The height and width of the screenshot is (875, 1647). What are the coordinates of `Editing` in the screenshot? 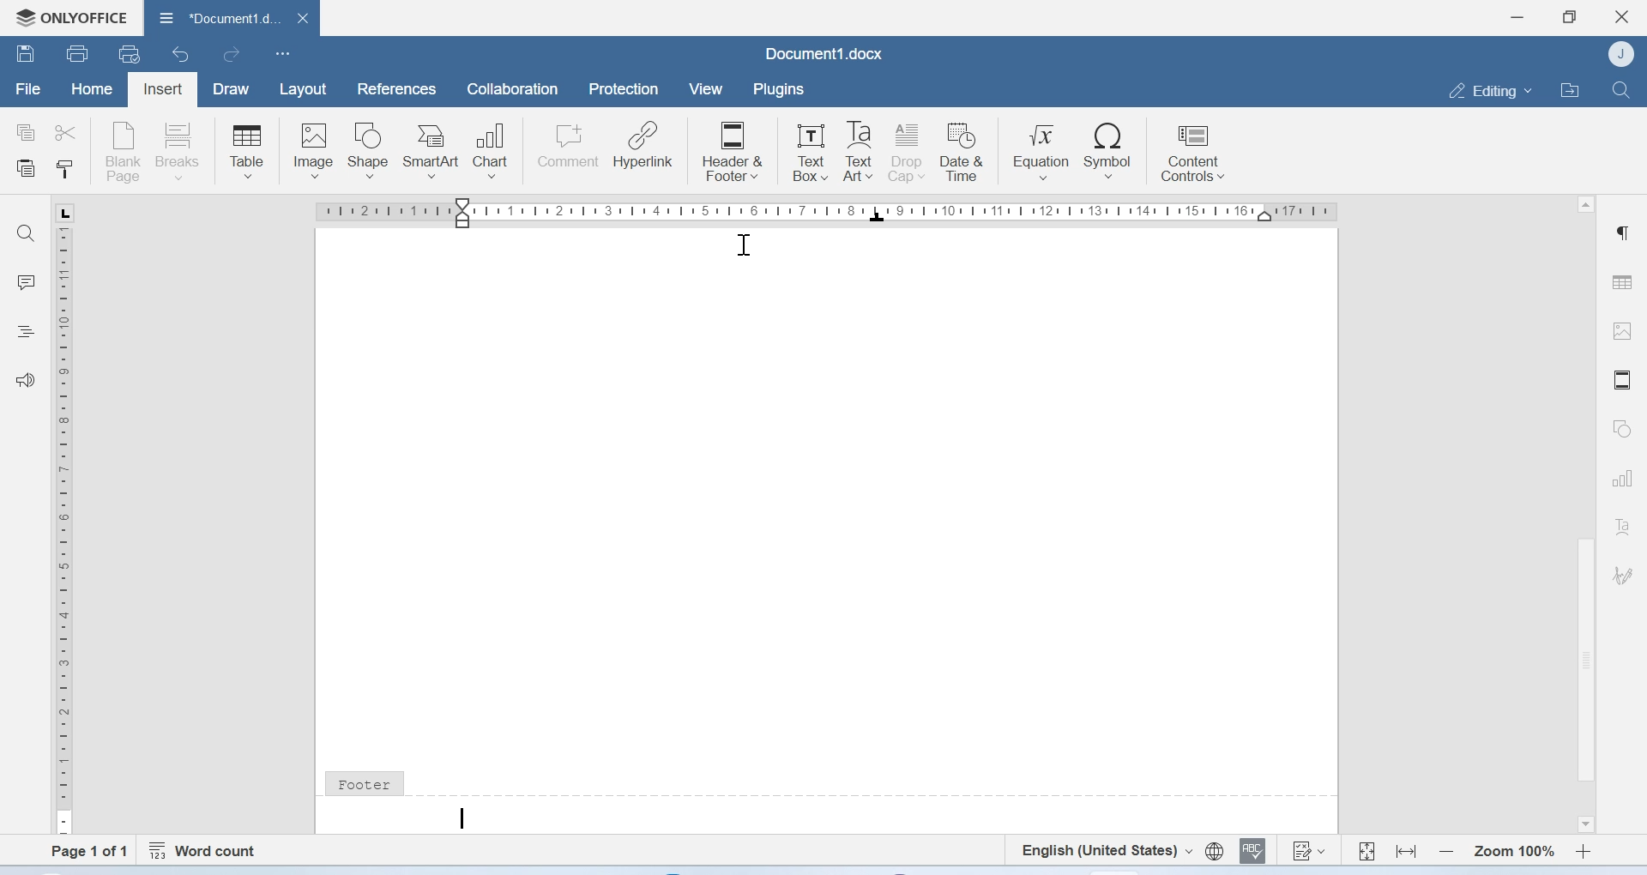 It's located at (1486, 89).